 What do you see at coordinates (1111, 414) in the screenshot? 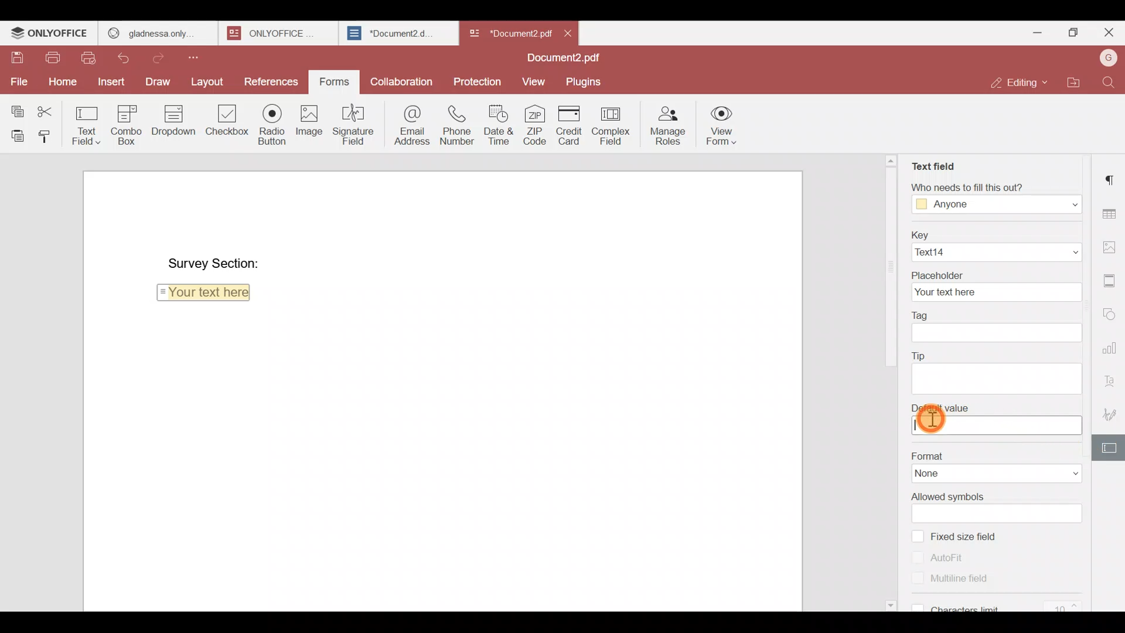
I see `Signature settings` at bounding box center [1111, 414].